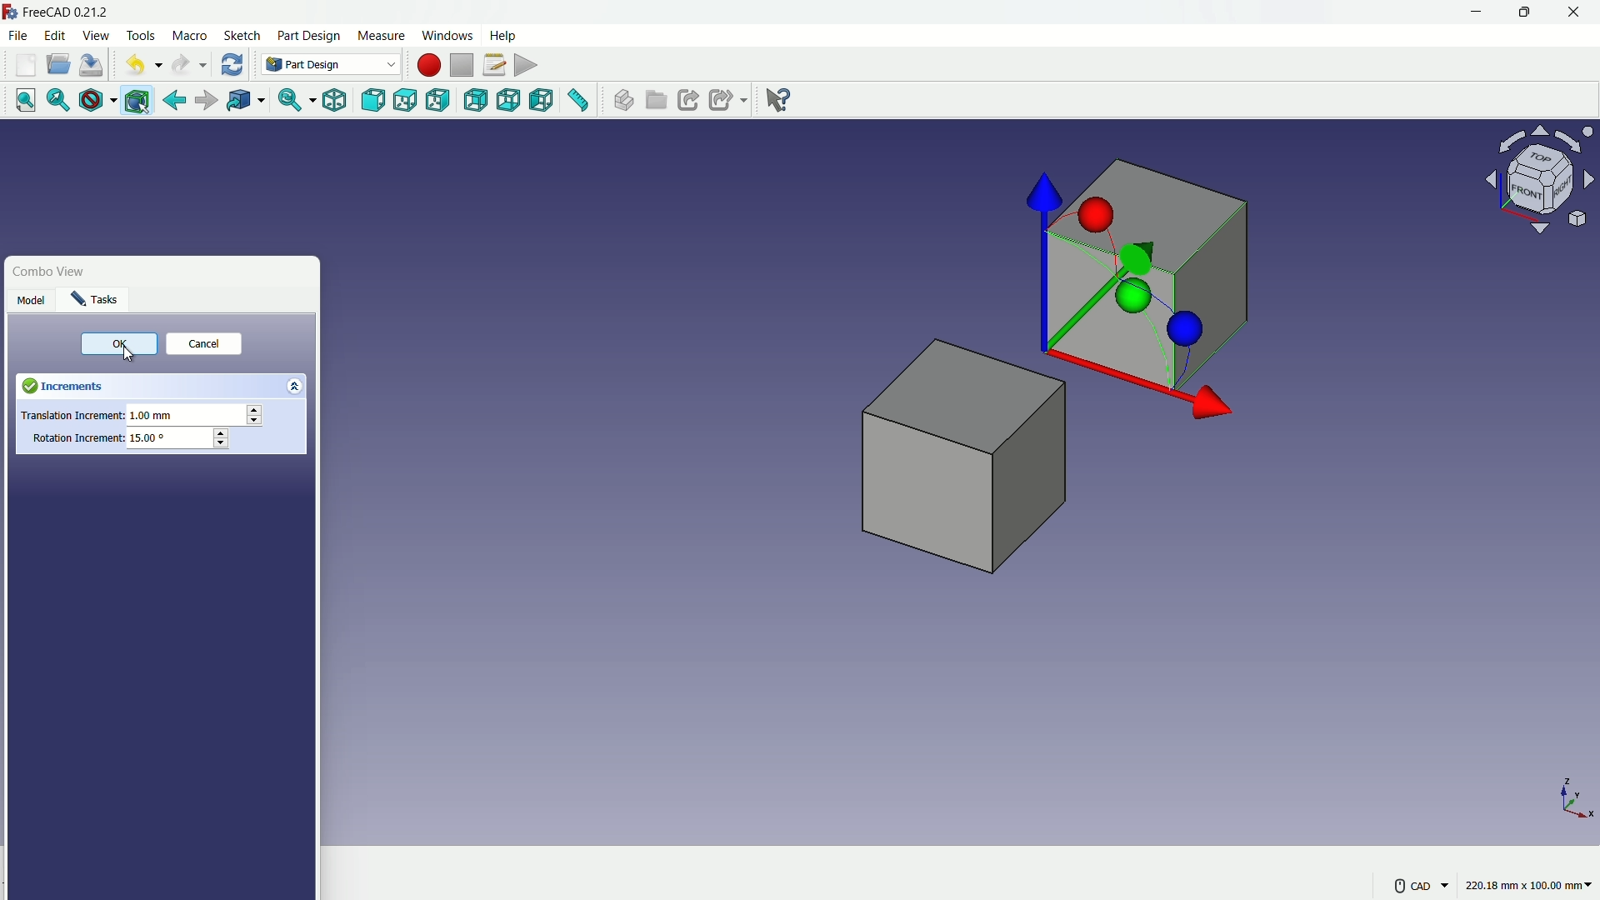  I want to click on fit all, so click(20, 99).